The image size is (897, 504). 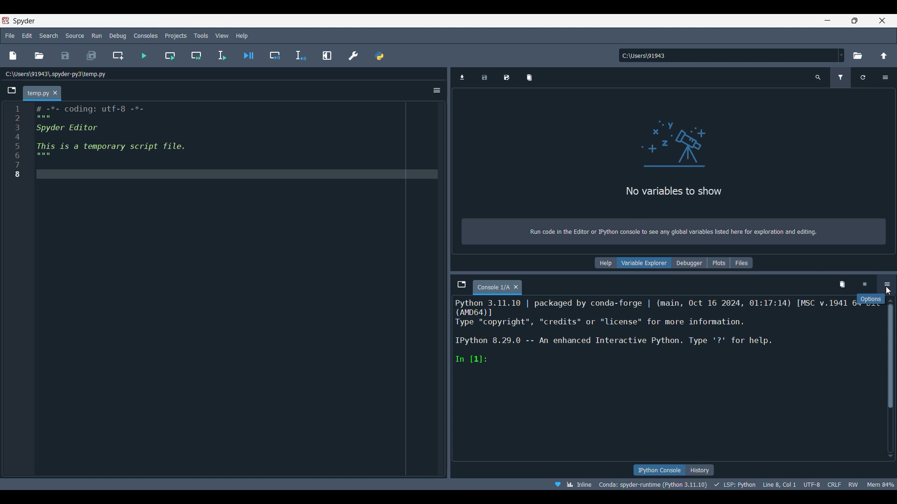 What do you see at coordinates (659, 470) in the screenshot?
I see `IPython console` at bounding box center [659, 470].